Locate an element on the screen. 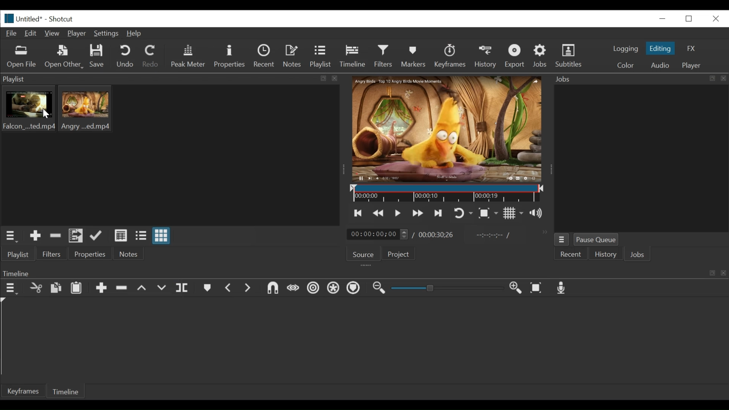 This screenshot has width=729, height=410. copy is located at coordinates (57, 289).